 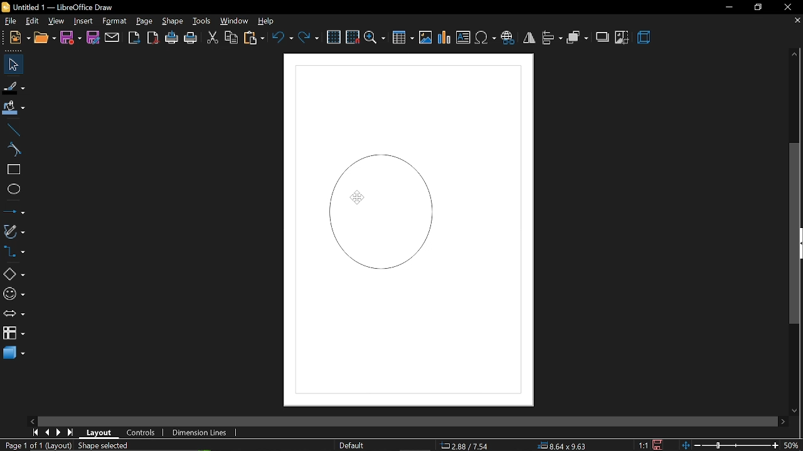 What do you see at coordinates (660, 444) in the screenshot?
I see `save` at bounding box center [660, 444].